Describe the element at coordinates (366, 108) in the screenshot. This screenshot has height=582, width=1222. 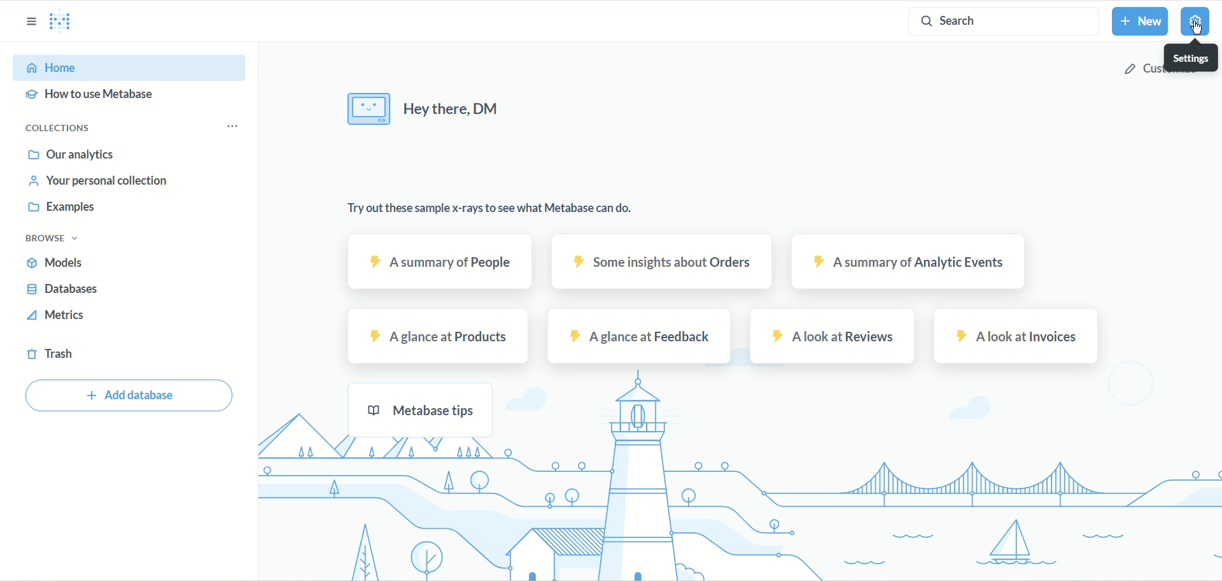
I see `Icon` at that location.